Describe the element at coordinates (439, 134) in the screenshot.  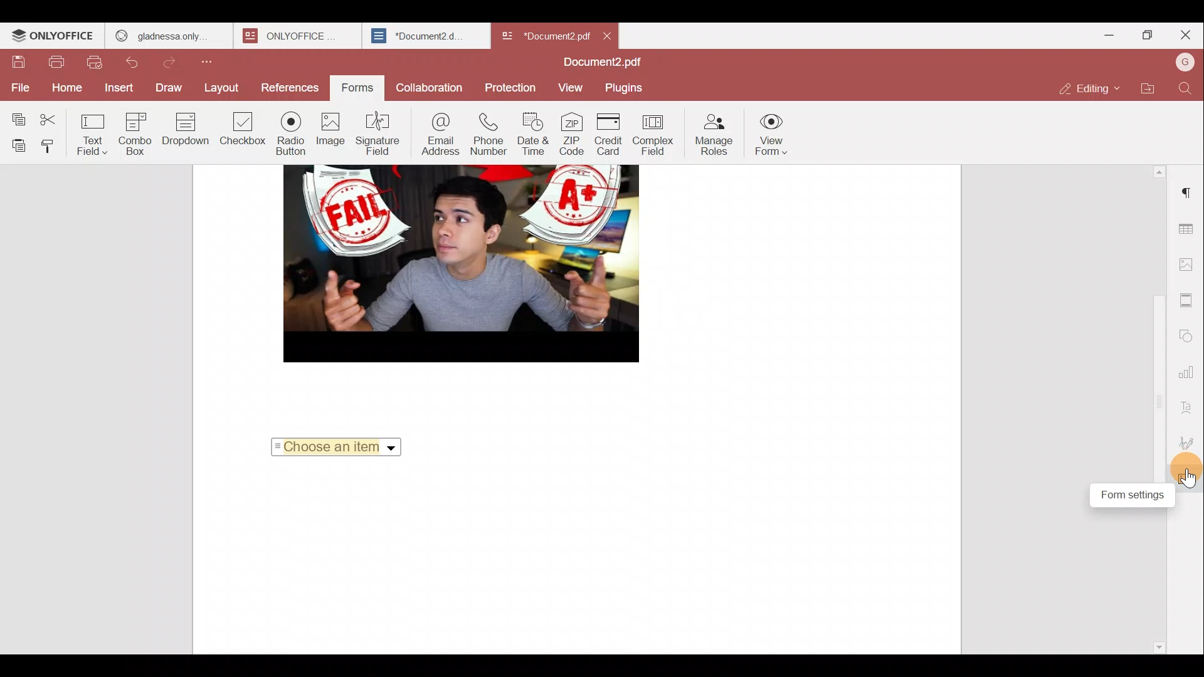
I see `Email address` at that location.